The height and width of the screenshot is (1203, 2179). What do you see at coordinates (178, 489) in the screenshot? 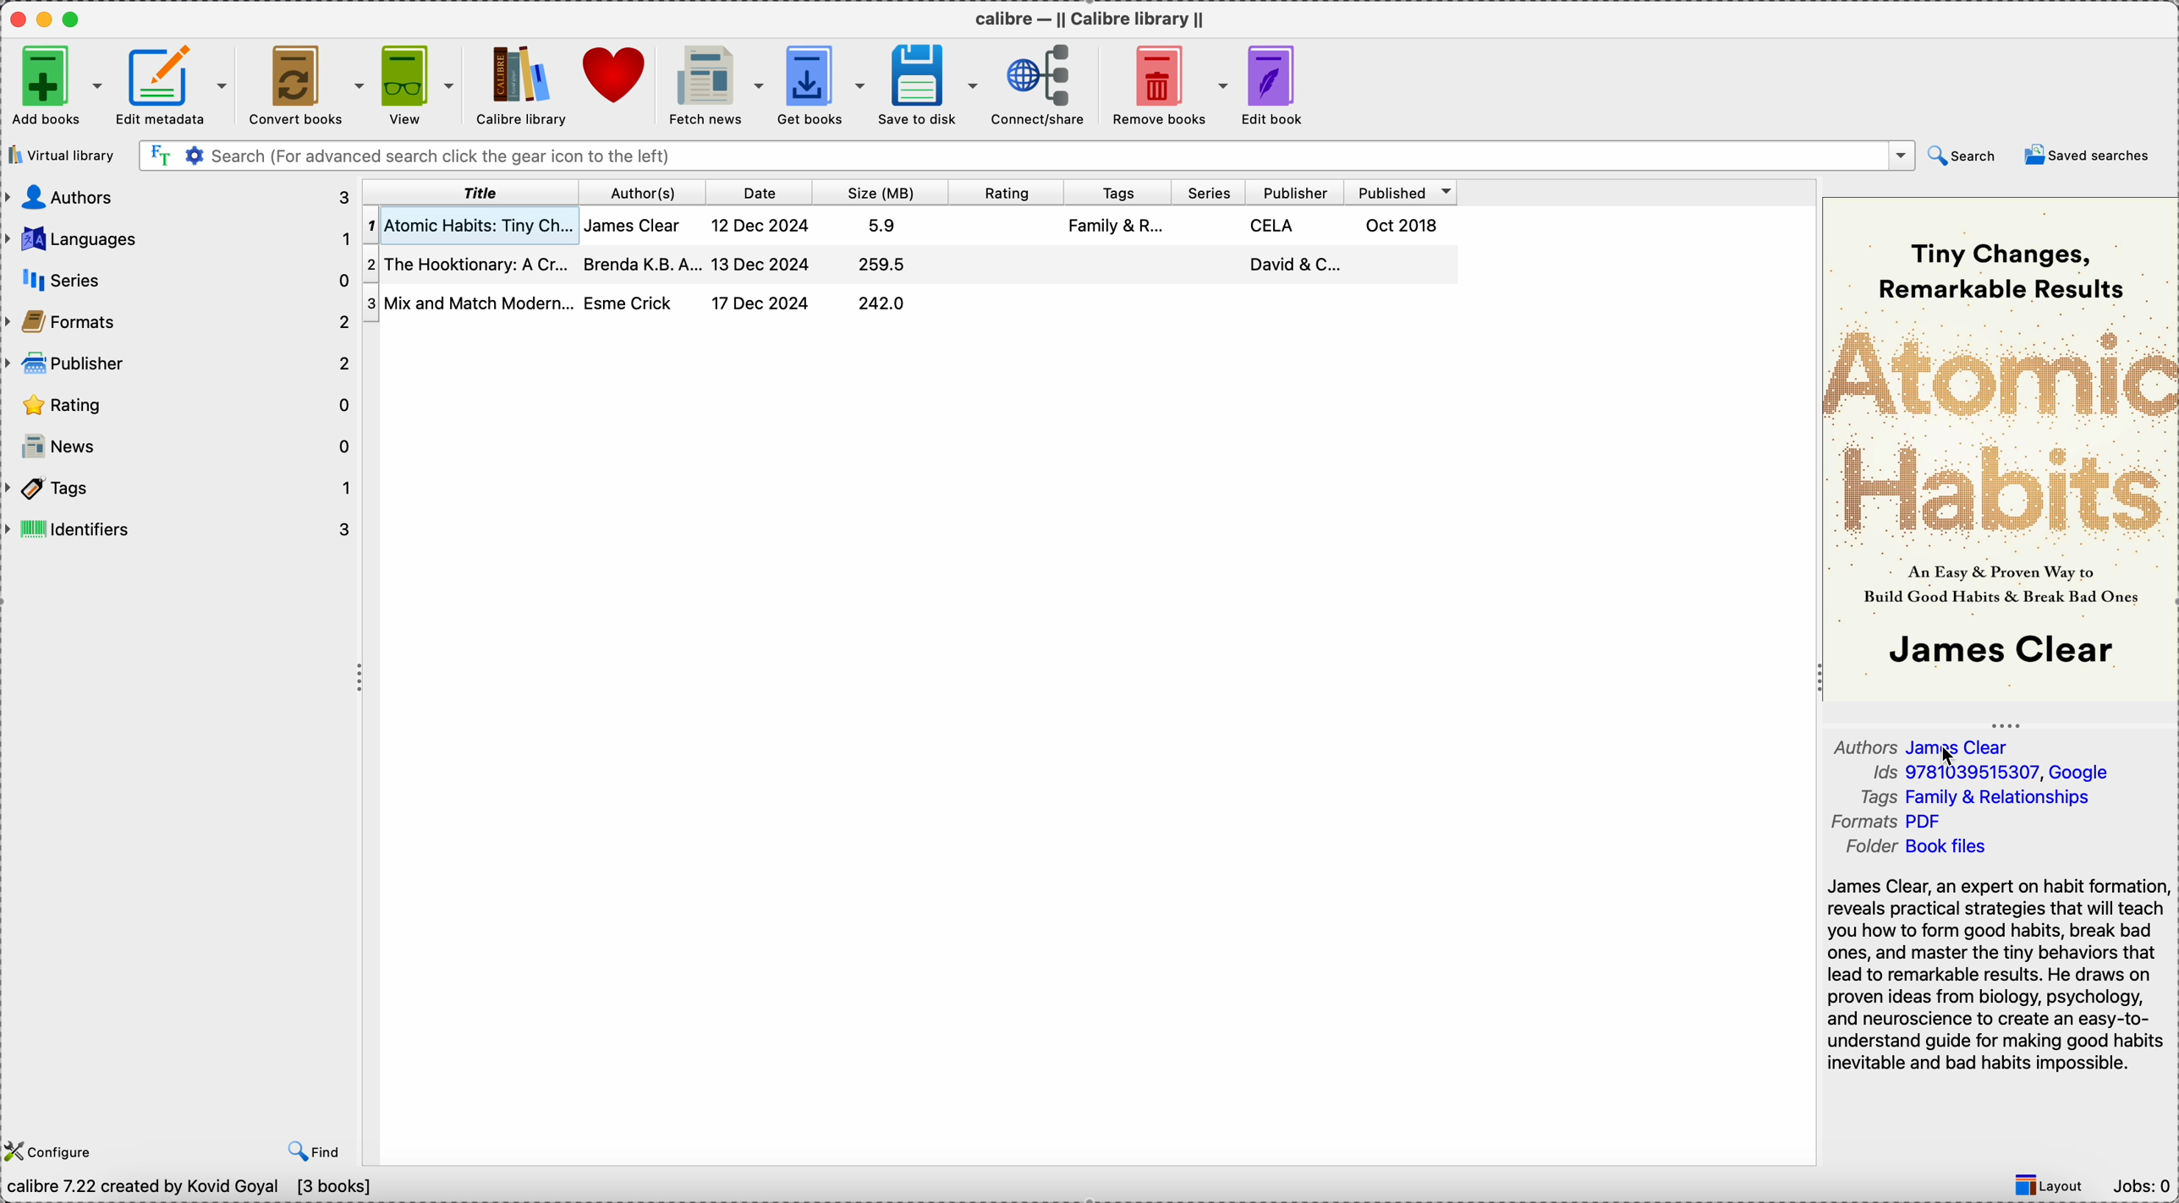
I see `tags` at bounding box center [178, 489].